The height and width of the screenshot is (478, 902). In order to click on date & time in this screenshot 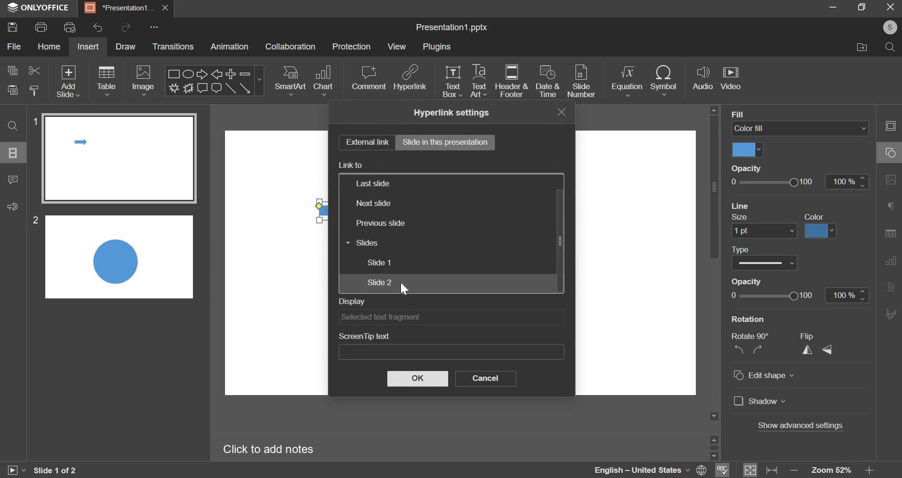, I will do `click(549, 82)`.